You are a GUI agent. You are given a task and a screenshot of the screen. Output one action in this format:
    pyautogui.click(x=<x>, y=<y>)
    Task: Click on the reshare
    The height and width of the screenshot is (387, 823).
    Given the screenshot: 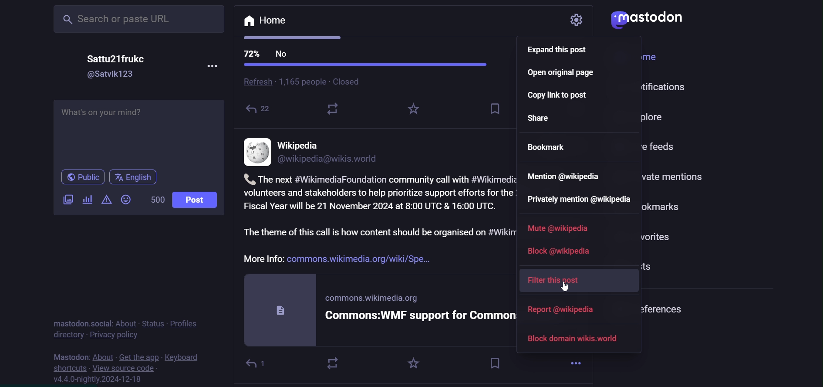 What is the action you would take?
    pyautogui.click(x=334, y=111)
    